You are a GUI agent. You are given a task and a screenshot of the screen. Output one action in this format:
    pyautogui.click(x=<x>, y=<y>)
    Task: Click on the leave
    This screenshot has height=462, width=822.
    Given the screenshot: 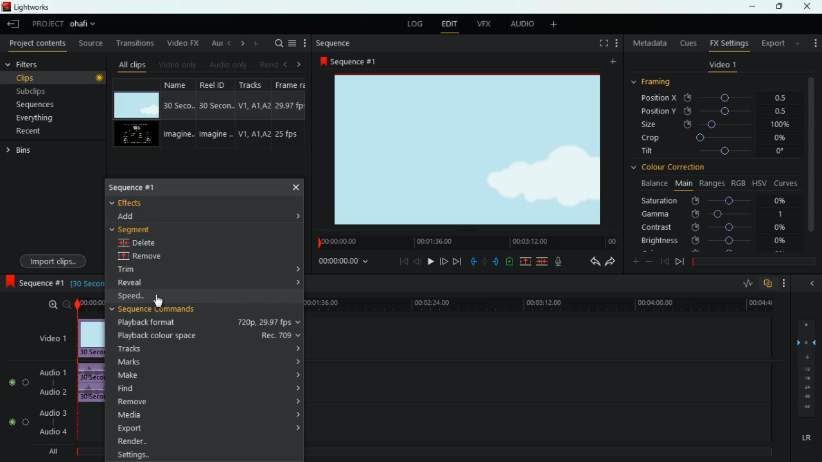 What is the action you would take?
    pyautogui.click(x=13, y=24)
    